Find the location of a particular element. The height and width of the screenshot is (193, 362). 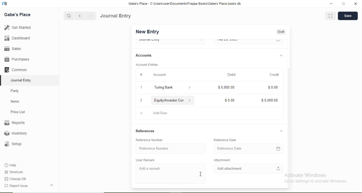

Party is located at coordinates (15, 91).